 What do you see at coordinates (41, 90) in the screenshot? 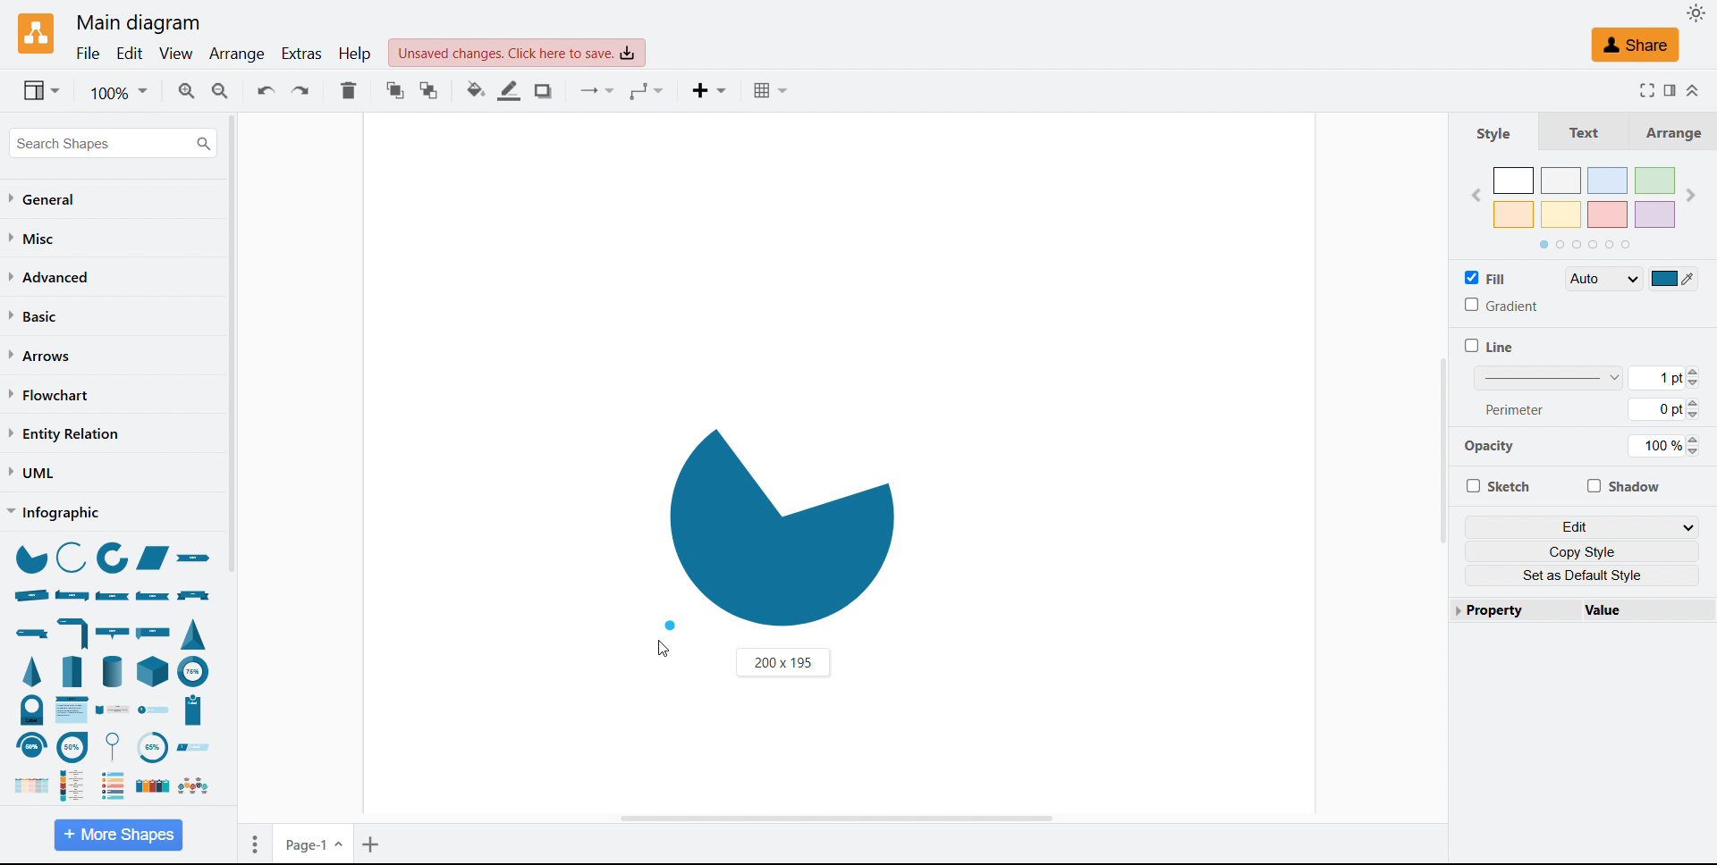
I see `Display options ` at bounding box center [41, 90].